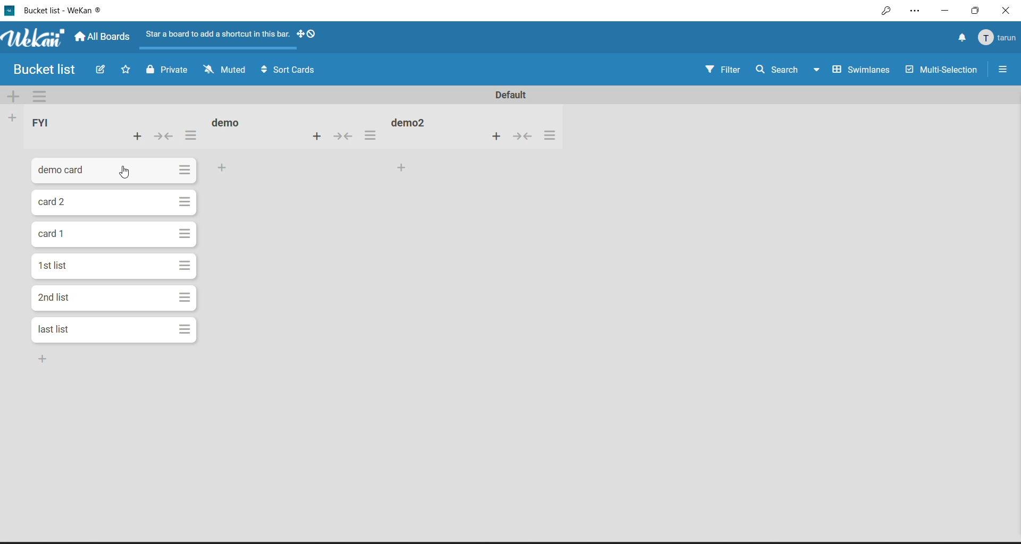 The image size is (1021, 544). Describe the element at coordinates (102, 70) in the screenshot. I see `edit` at that location.